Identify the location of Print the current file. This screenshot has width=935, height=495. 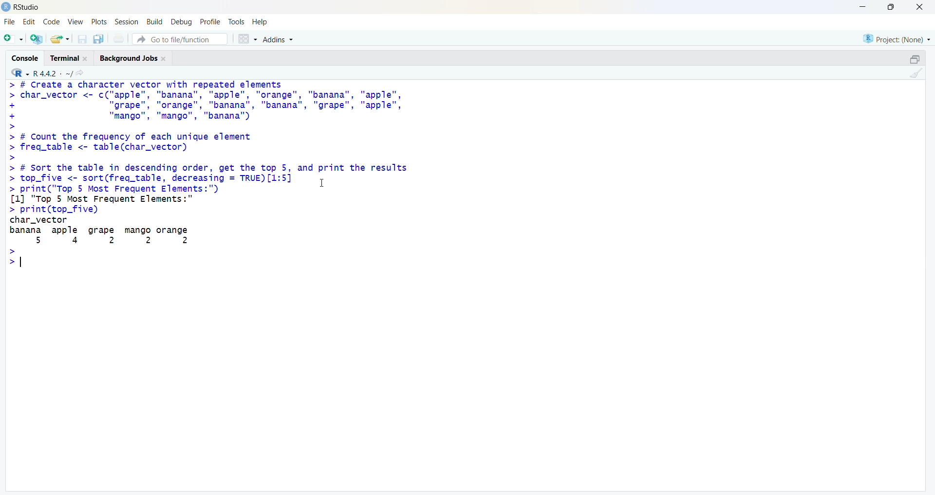
(119, 40).